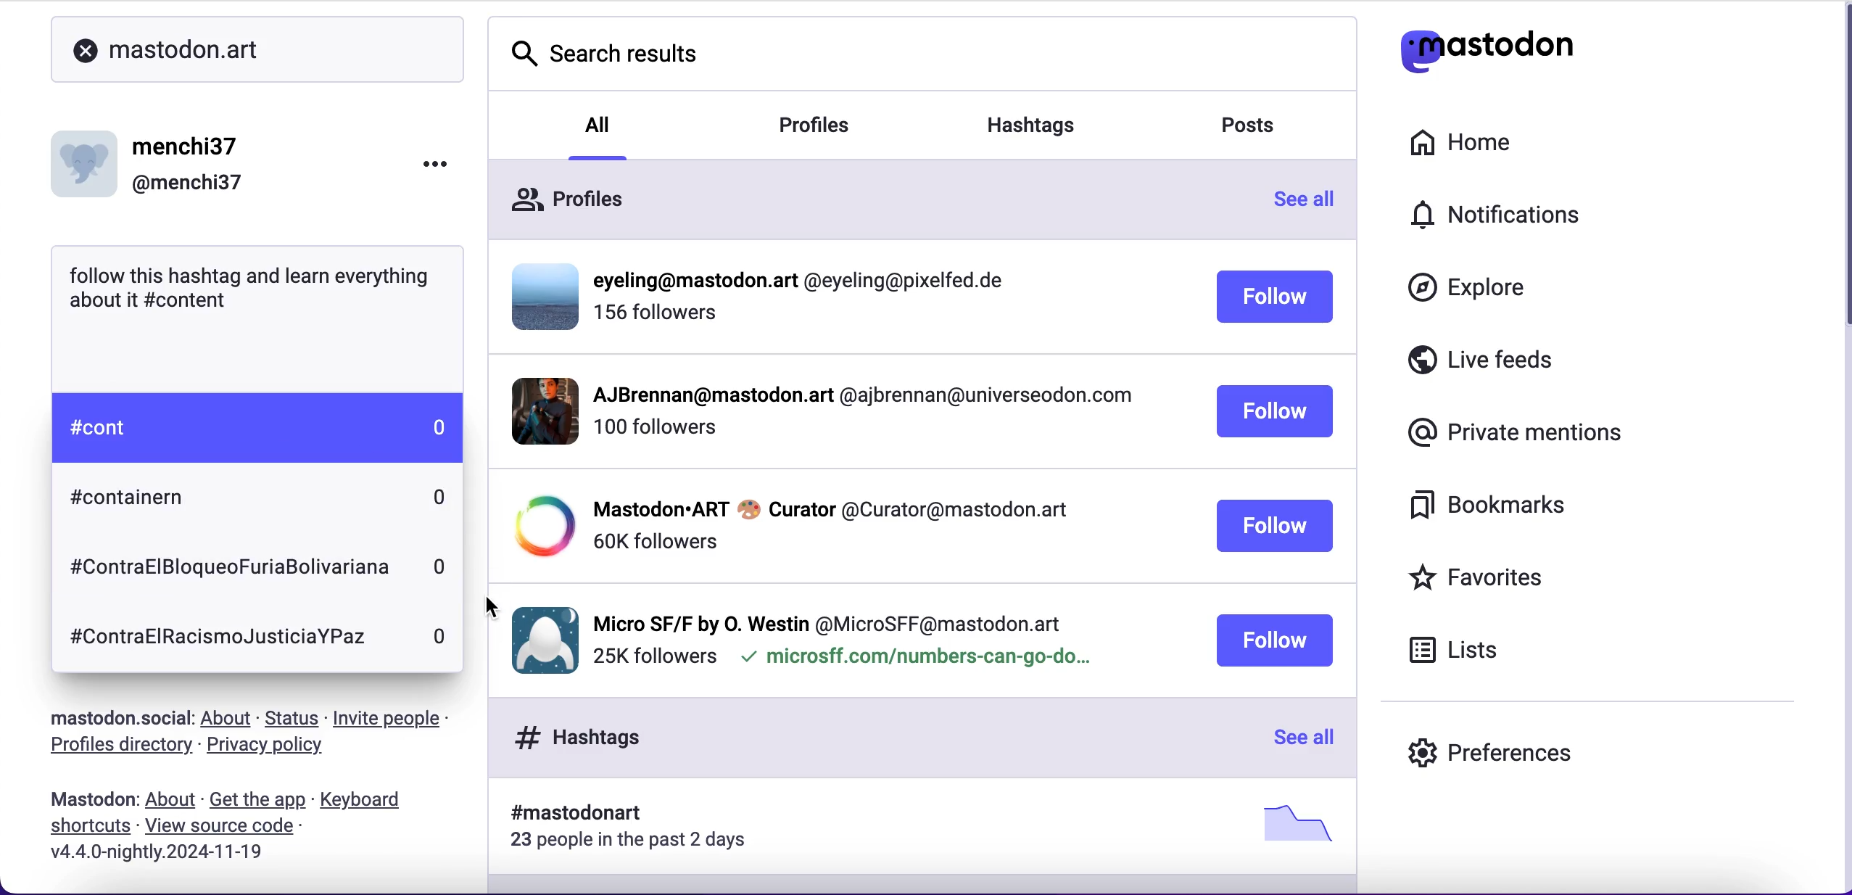 This screenshot has width=1852, height=895. I want to click on followers, so click(654, 434).